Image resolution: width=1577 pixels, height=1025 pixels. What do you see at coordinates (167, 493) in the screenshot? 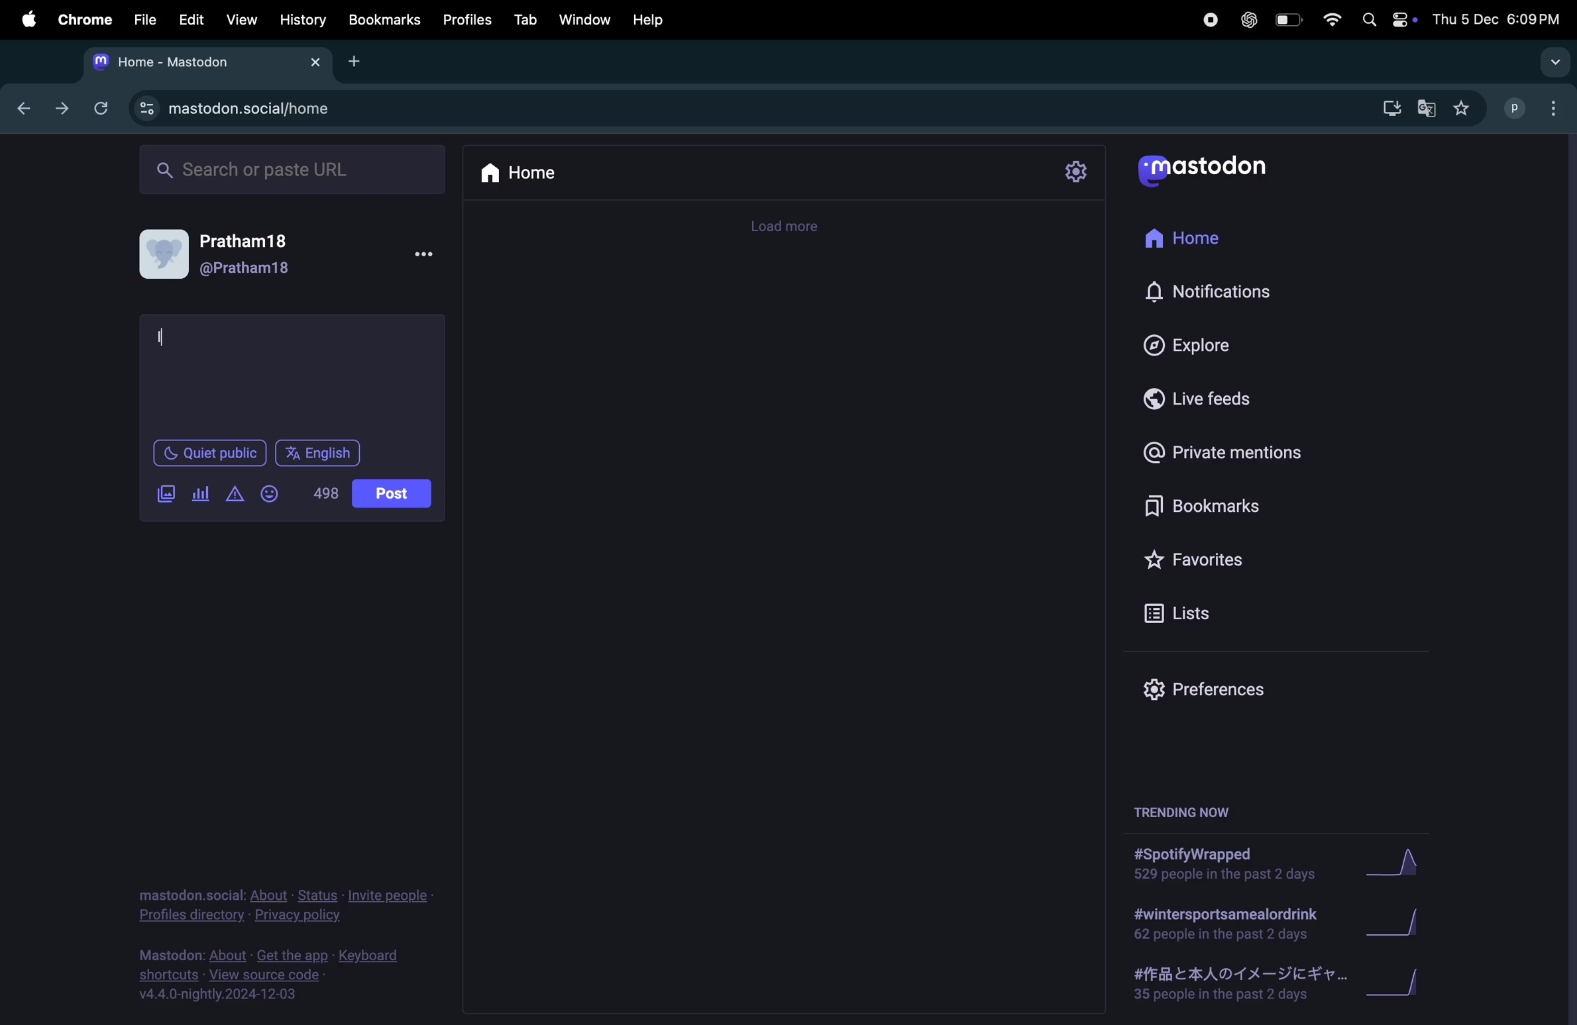
I see `add image` at bounding box center [167, 493].